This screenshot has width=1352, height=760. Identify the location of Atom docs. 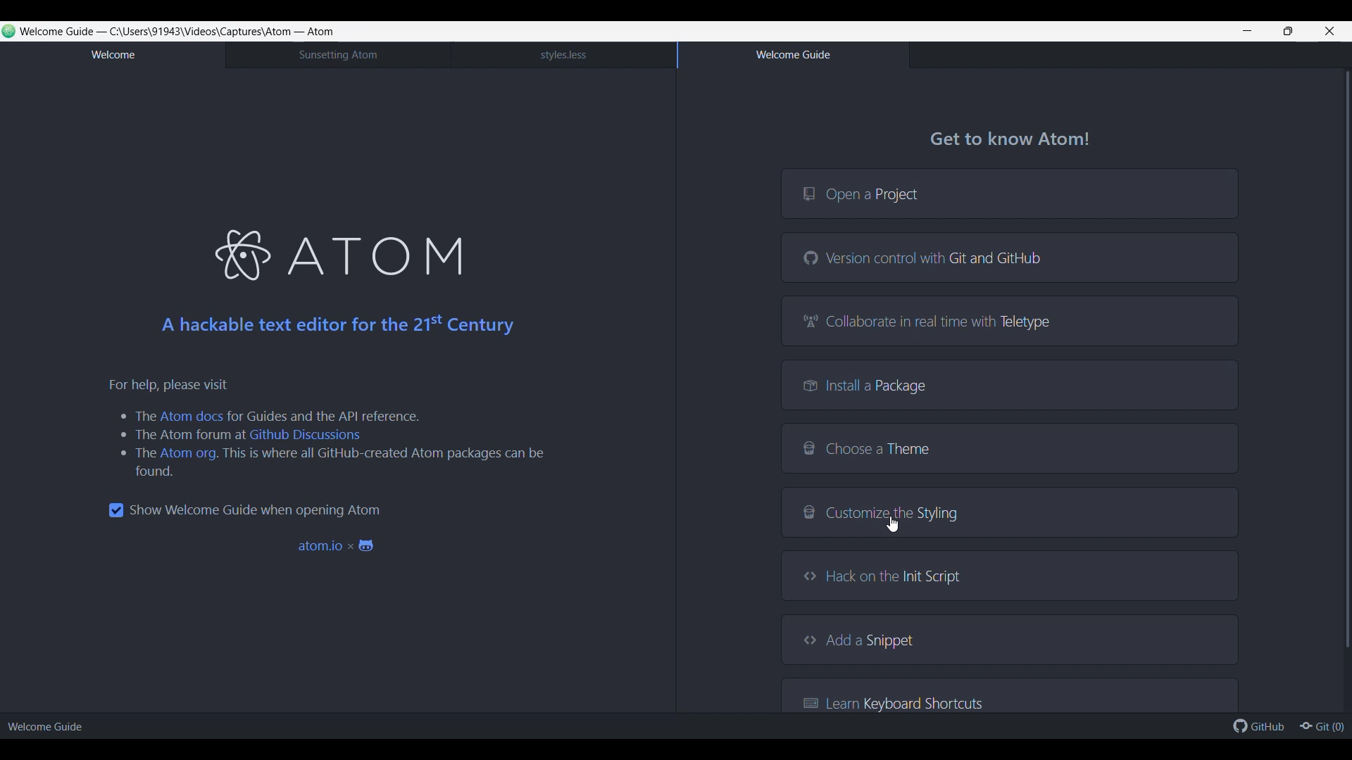
(192, 416).